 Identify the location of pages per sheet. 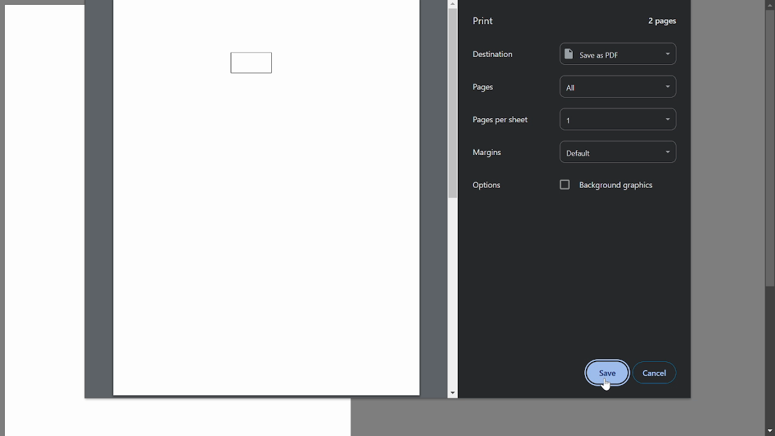
(505, 120).